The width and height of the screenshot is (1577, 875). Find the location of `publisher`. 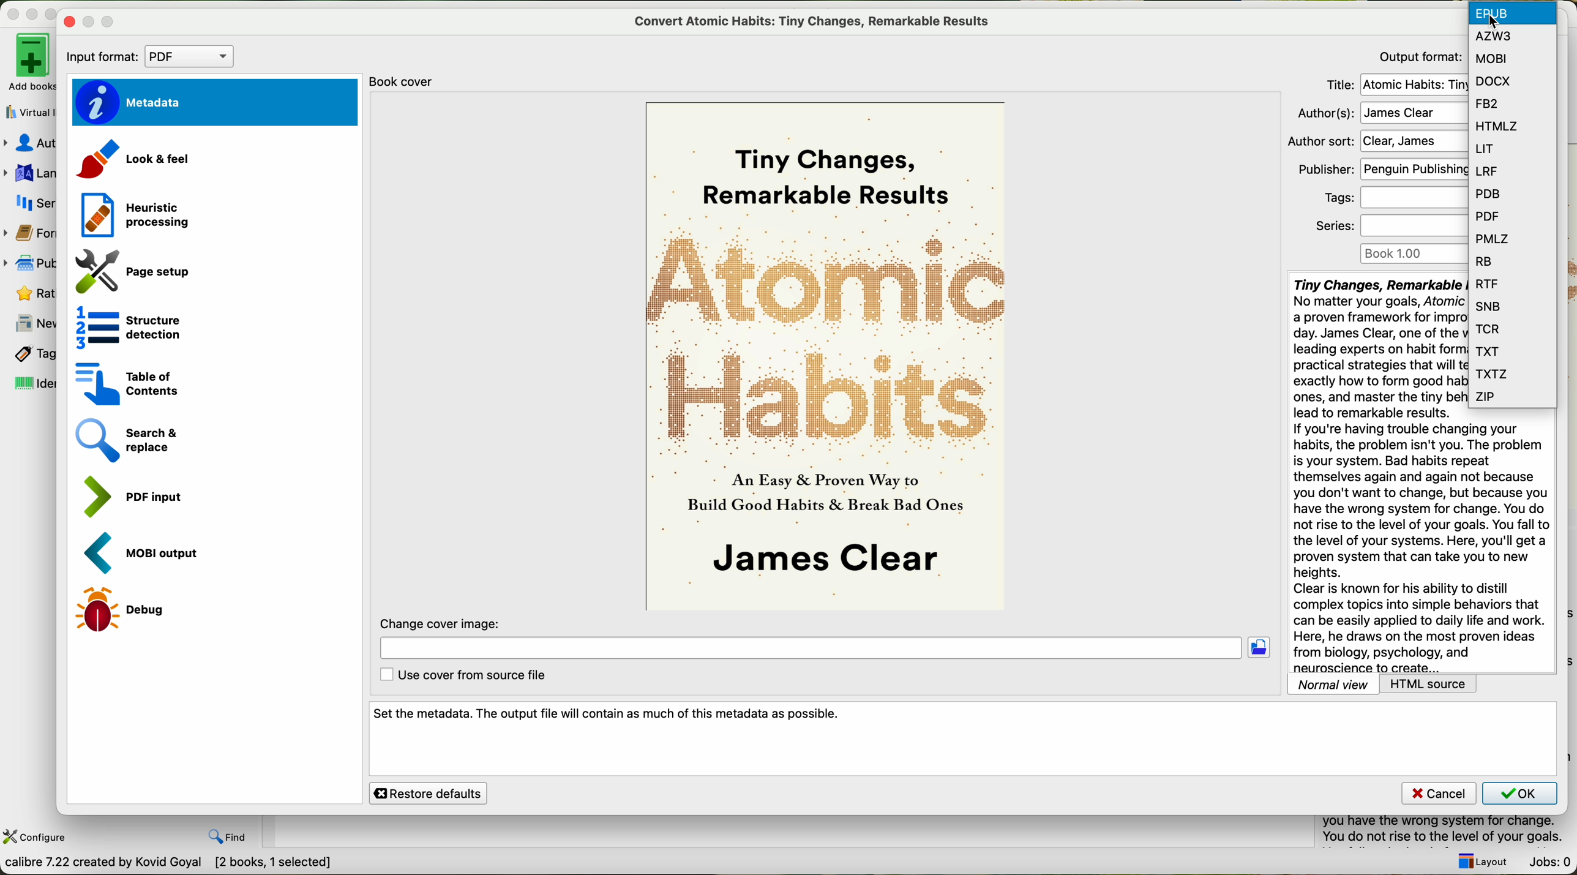

publisher is located at coordinates (31, 263).